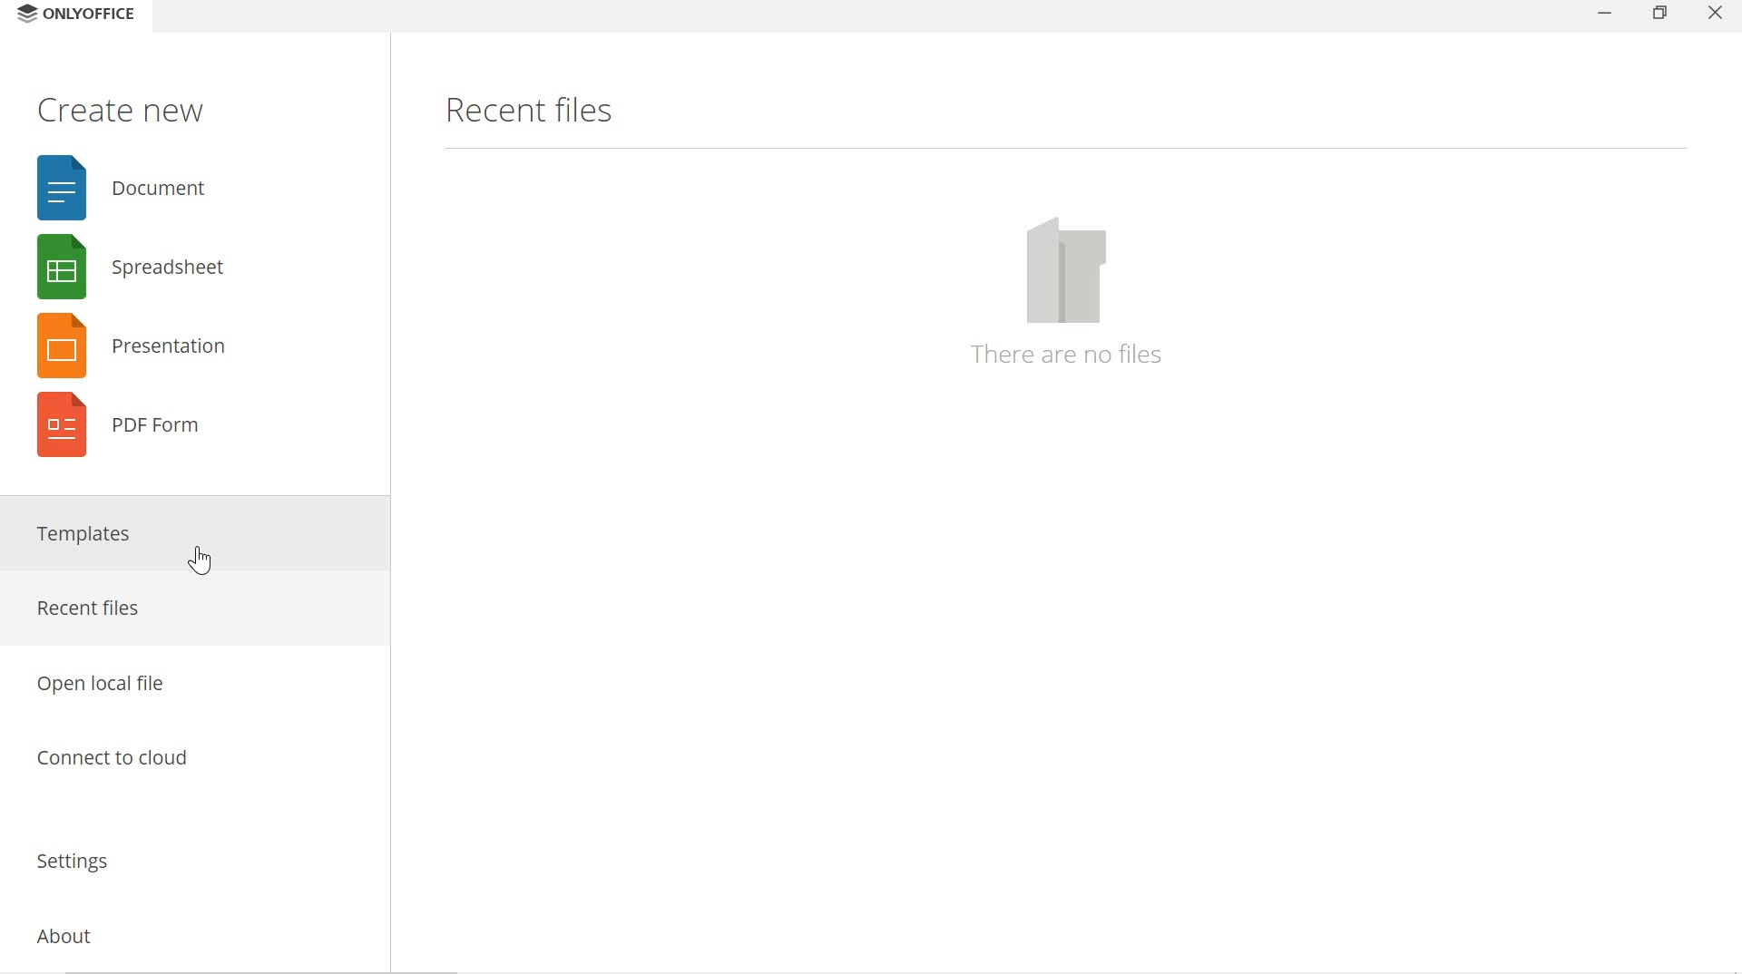 This screenshot has height=974, width=1742. I want to click on recent files, so click(187, 609).